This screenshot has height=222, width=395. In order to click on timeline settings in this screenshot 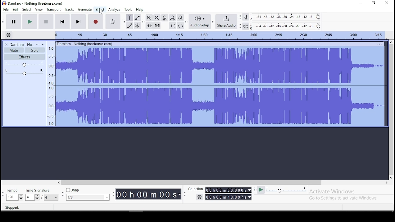, I will do `click(8, 34)`.